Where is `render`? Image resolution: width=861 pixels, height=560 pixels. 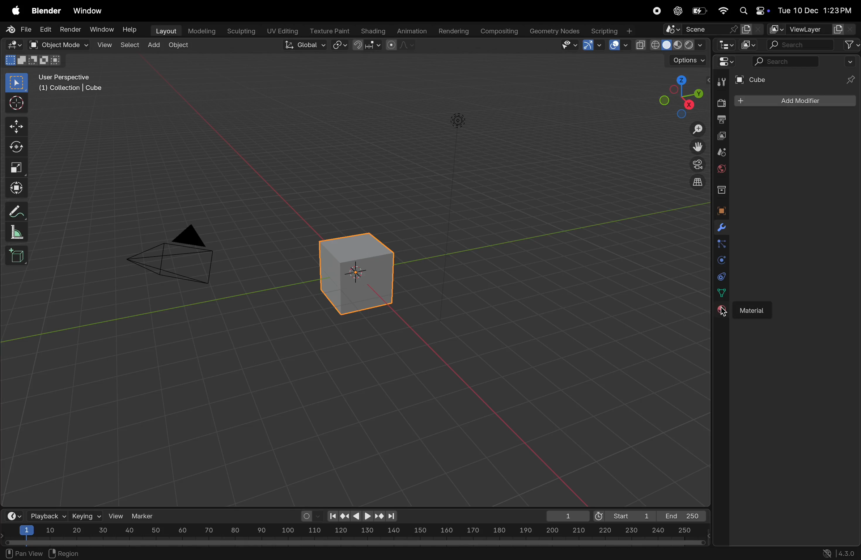 render is located at coordinates (69, 29).